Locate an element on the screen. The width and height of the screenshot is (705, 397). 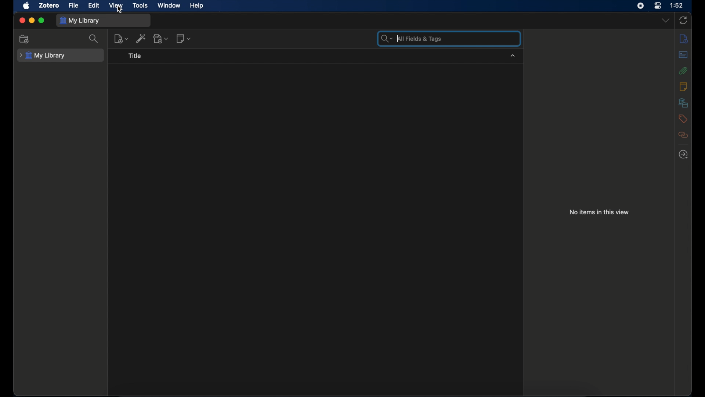
dropdown is located at coordinates (513, 56).